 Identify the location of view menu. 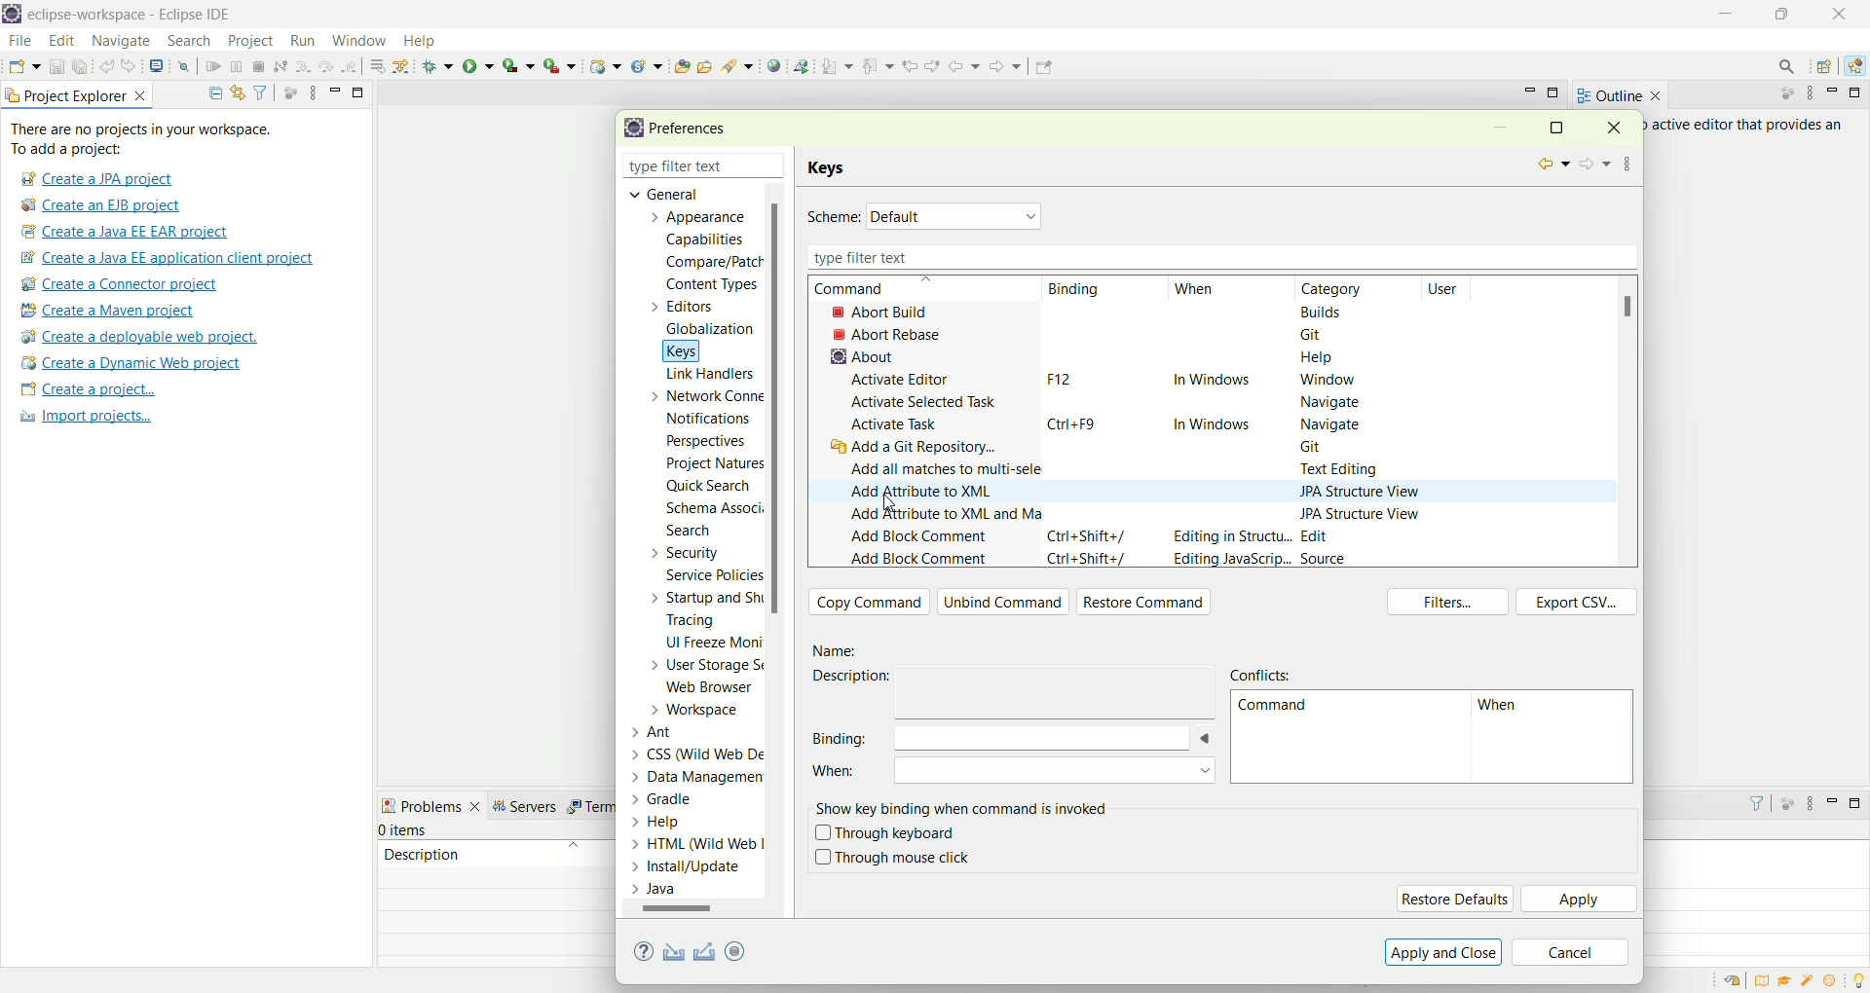
(1629, 161).